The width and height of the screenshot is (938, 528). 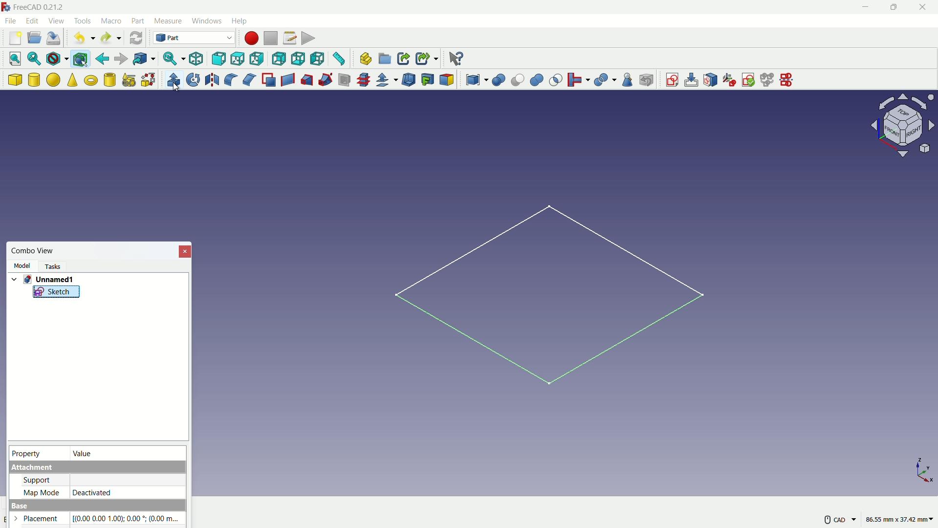 What do you see at coordinates (80, 60) in the screenshot?
I see `bounding box` at bounding box center [80, 60].